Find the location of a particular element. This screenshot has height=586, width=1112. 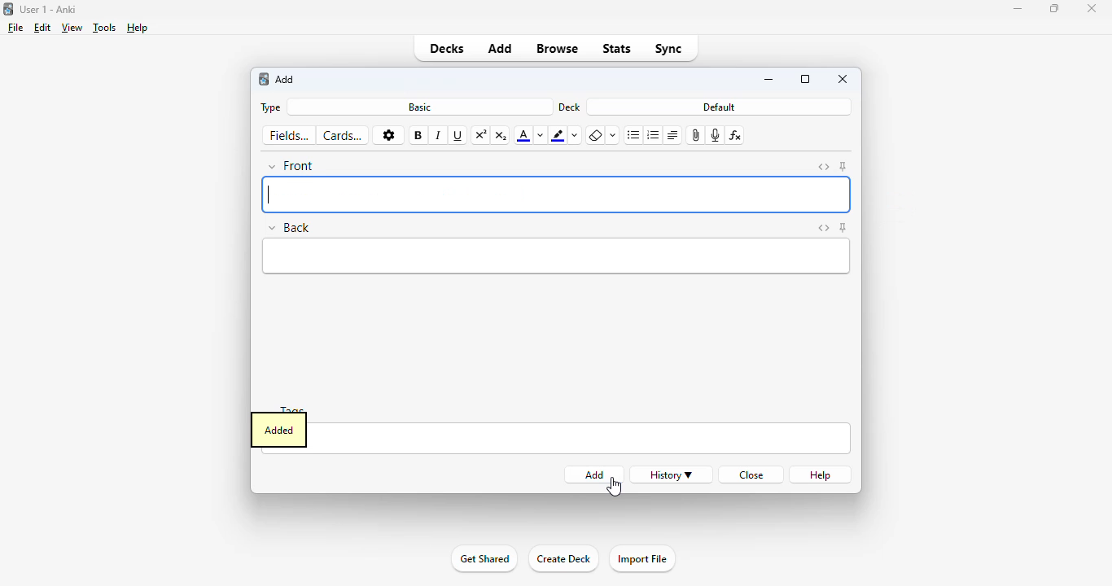

browse is located at coordinates (556, 49).